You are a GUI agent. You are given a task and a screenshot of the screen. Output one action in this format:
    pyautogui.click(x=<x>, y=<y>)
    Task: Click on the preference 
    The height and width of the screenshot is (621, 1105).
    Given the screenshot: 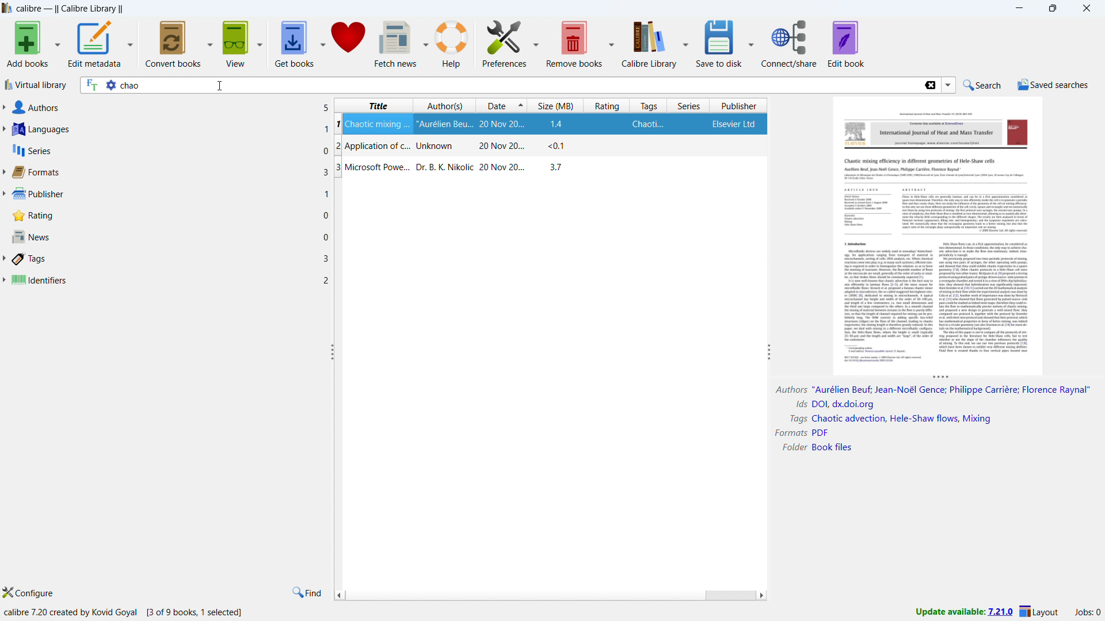 What is the action you would take?
    pyautogui.click(x=504, y=43)
    